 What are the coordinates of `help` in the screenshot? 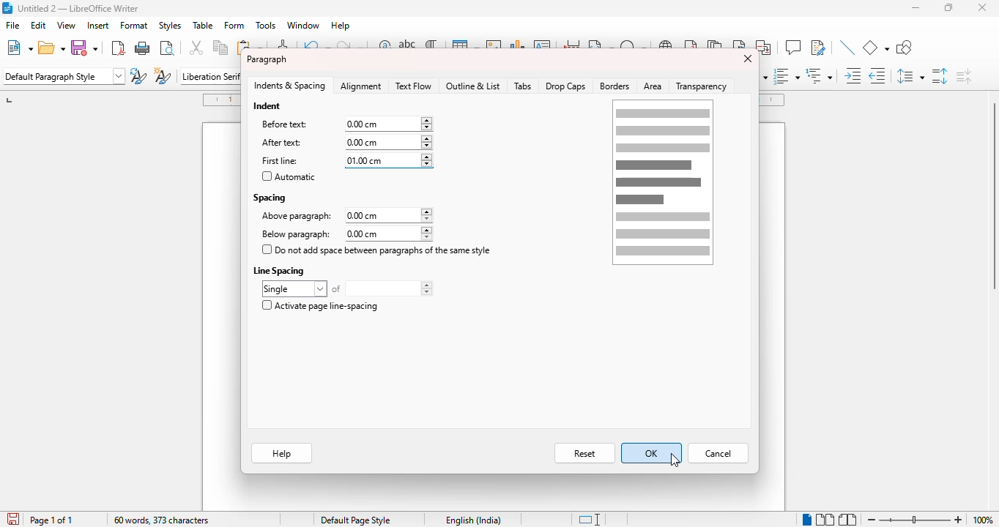 It's located at (341, 26).